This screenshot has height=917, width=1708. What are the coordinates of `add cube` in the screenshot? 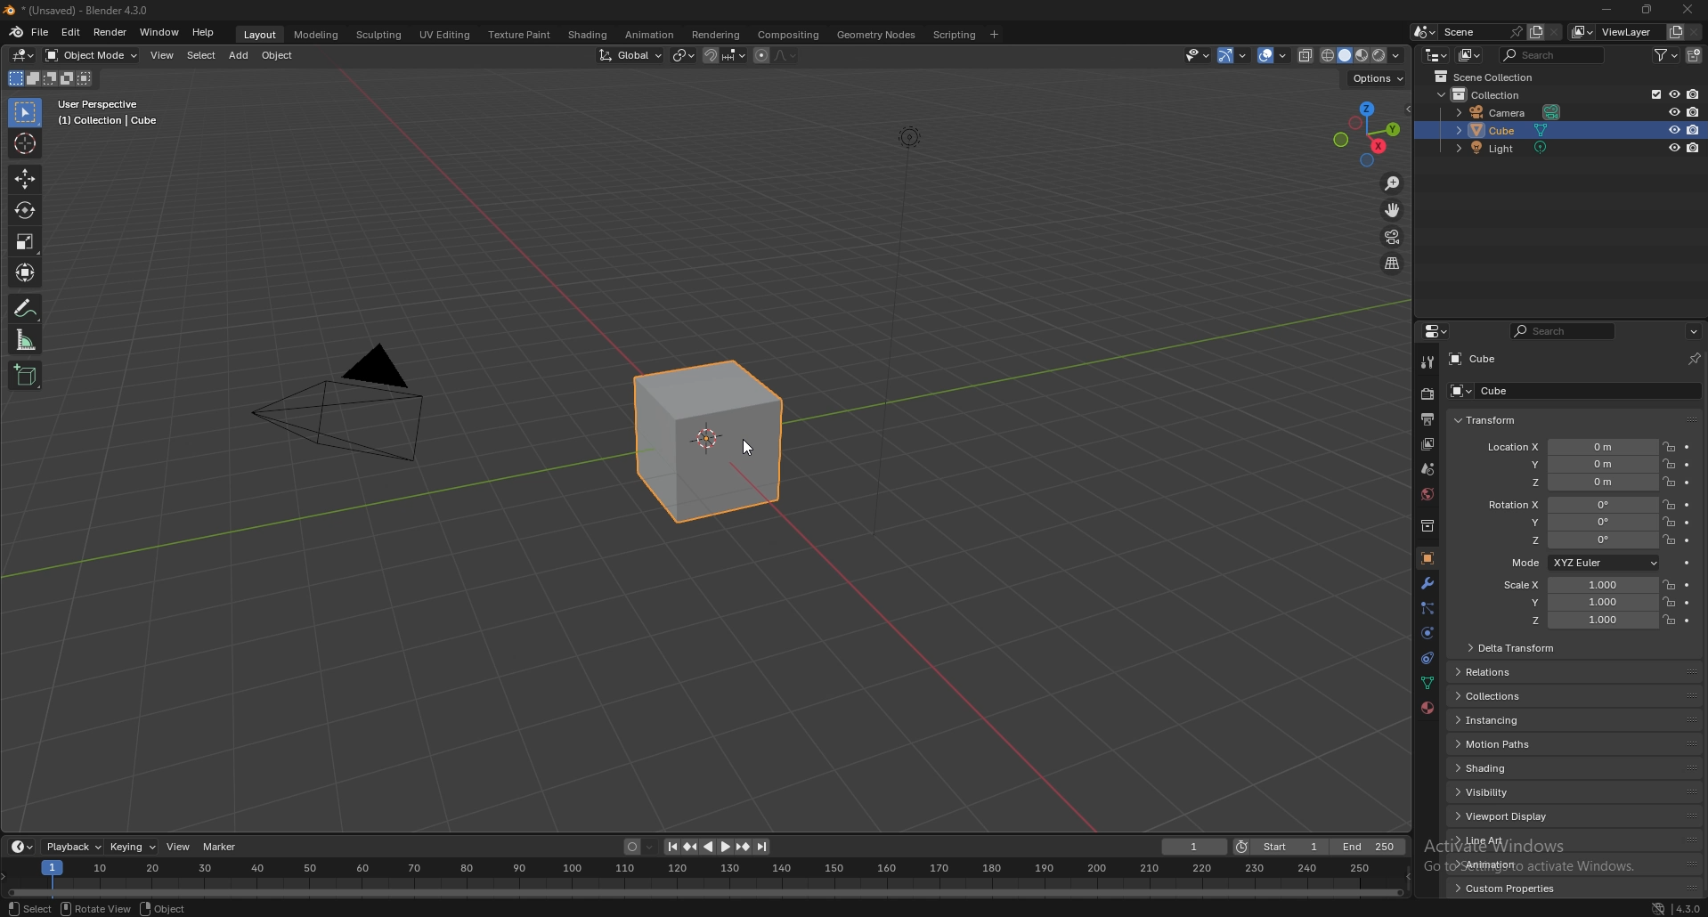 It's located at (24, 376).